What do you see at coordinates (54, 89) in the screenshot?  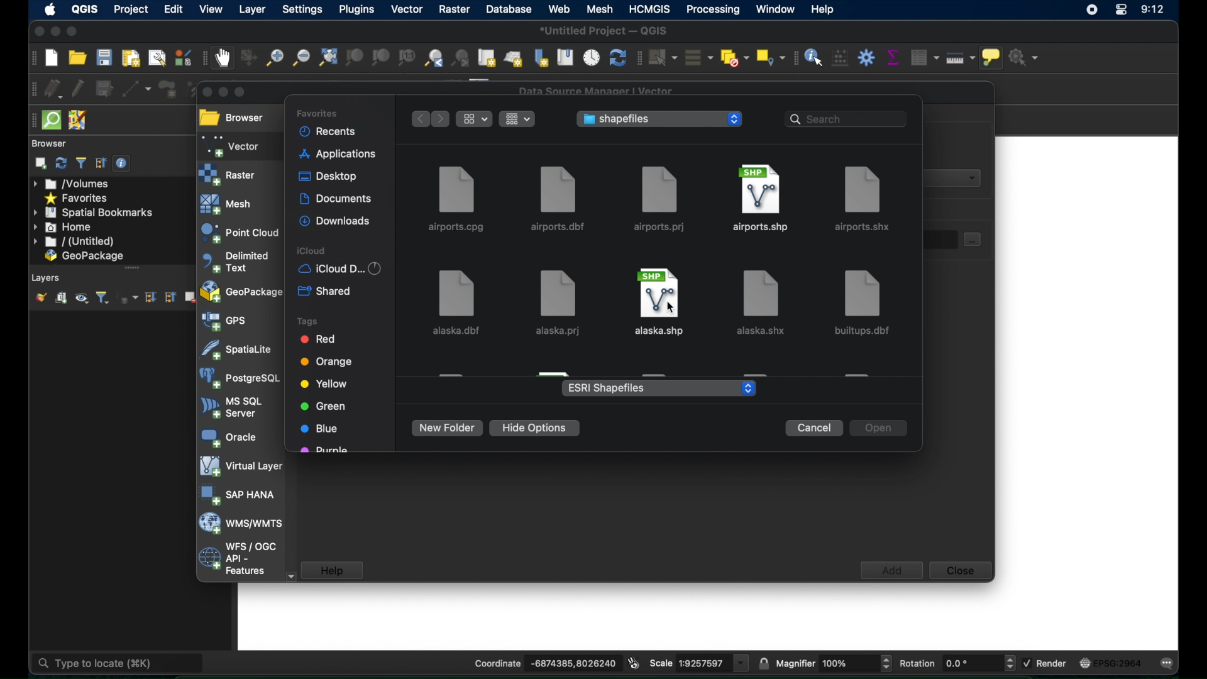 I see `curent edits` at bounding box center [54, 89].